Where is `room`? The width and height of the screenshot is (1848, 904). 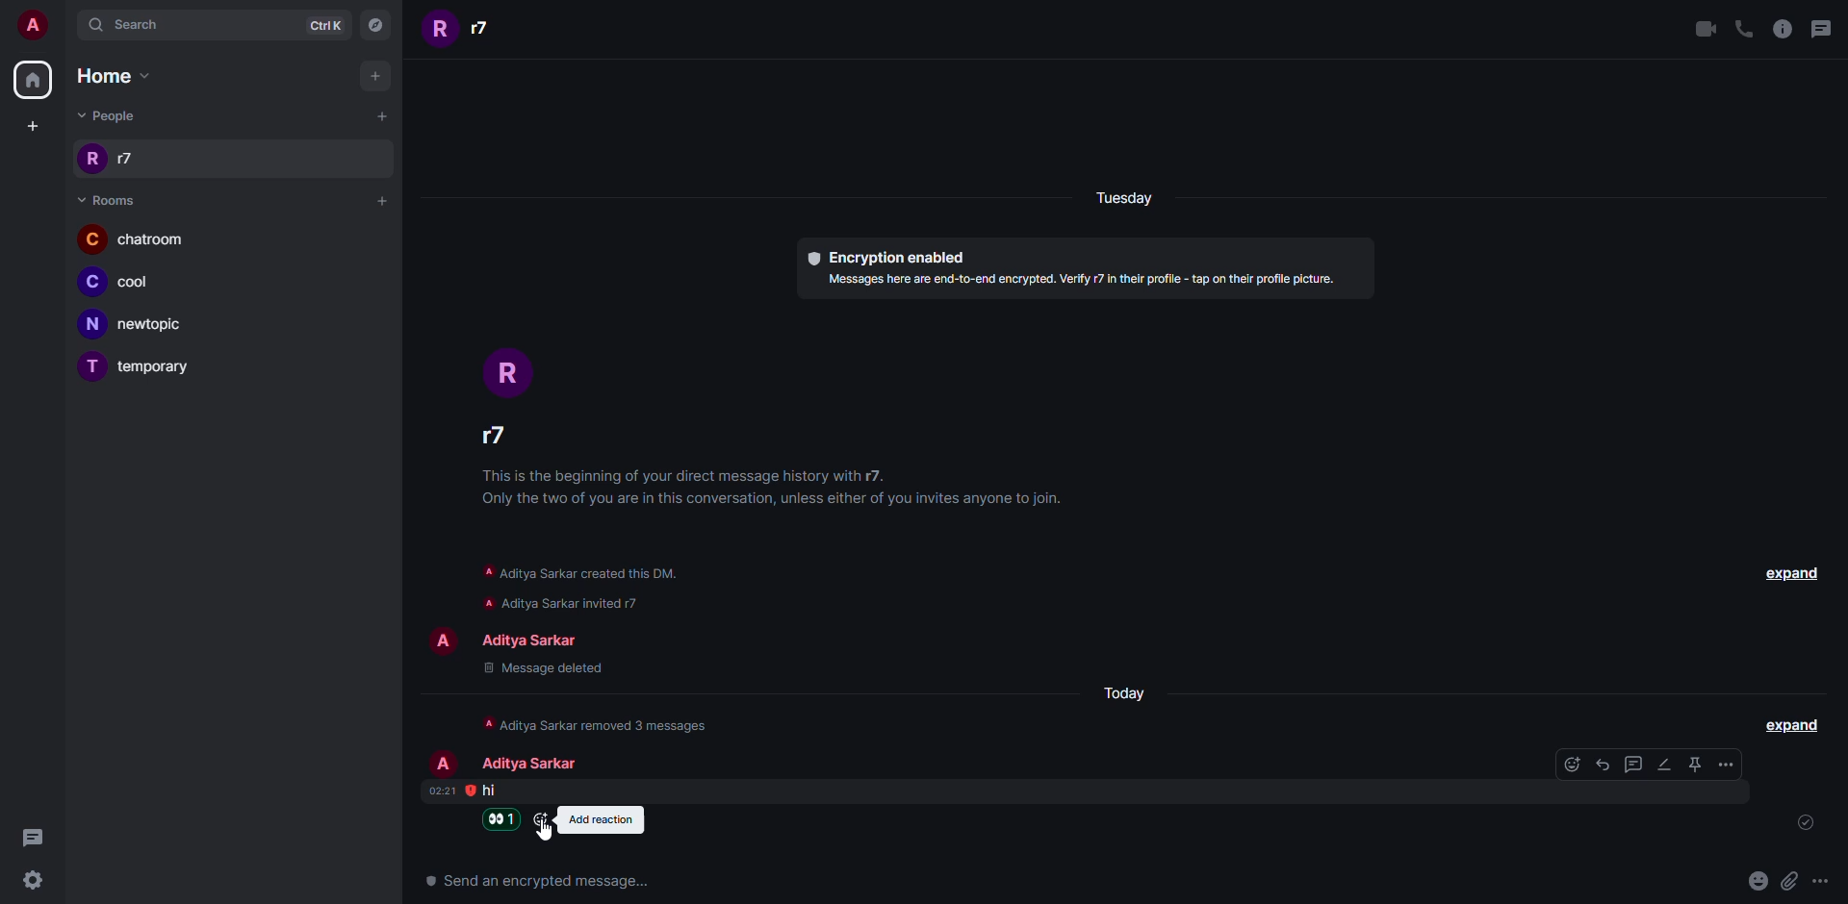
room is located at coordinates (157, 368).